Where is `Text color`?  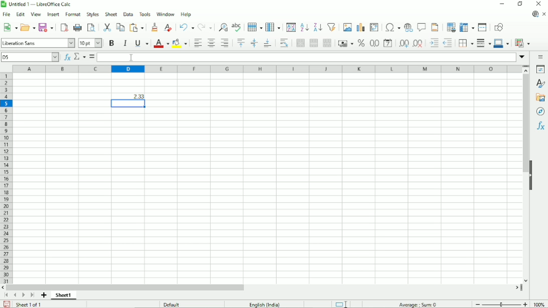 Text color is located at coordinates (162, 43).